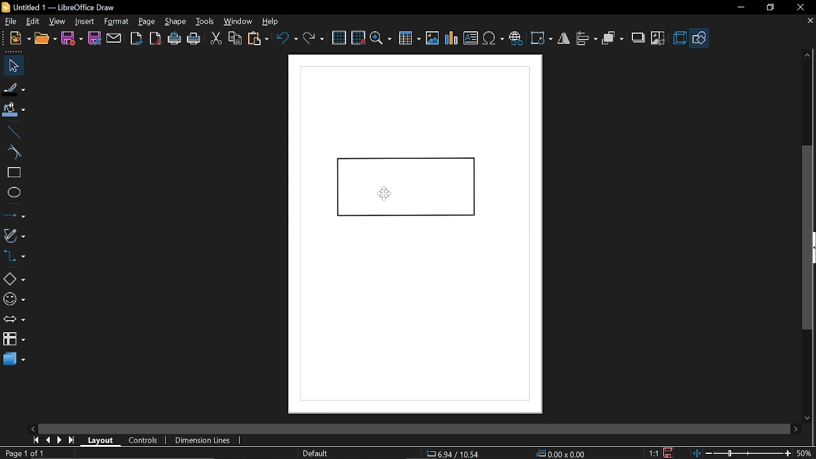  What do you see at coordinates (12, 338) in the screenshot?
I see `flowchart` at bounding box center [12, 338].